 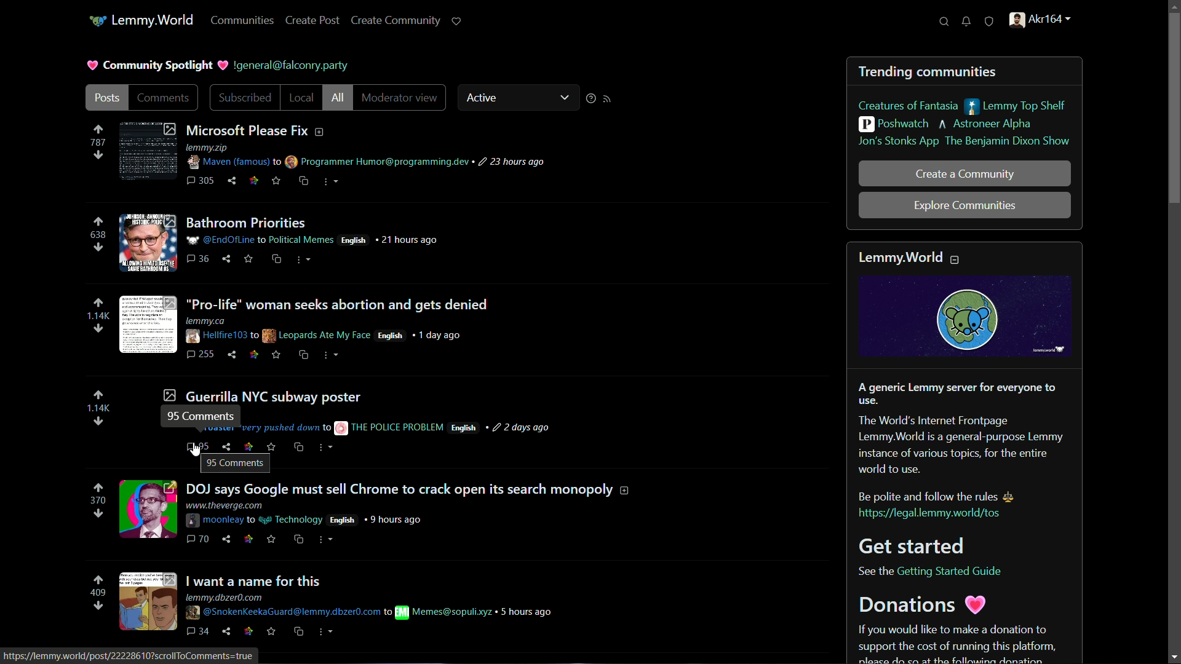 I want to click on number of votes, so click(x=98, y=408).